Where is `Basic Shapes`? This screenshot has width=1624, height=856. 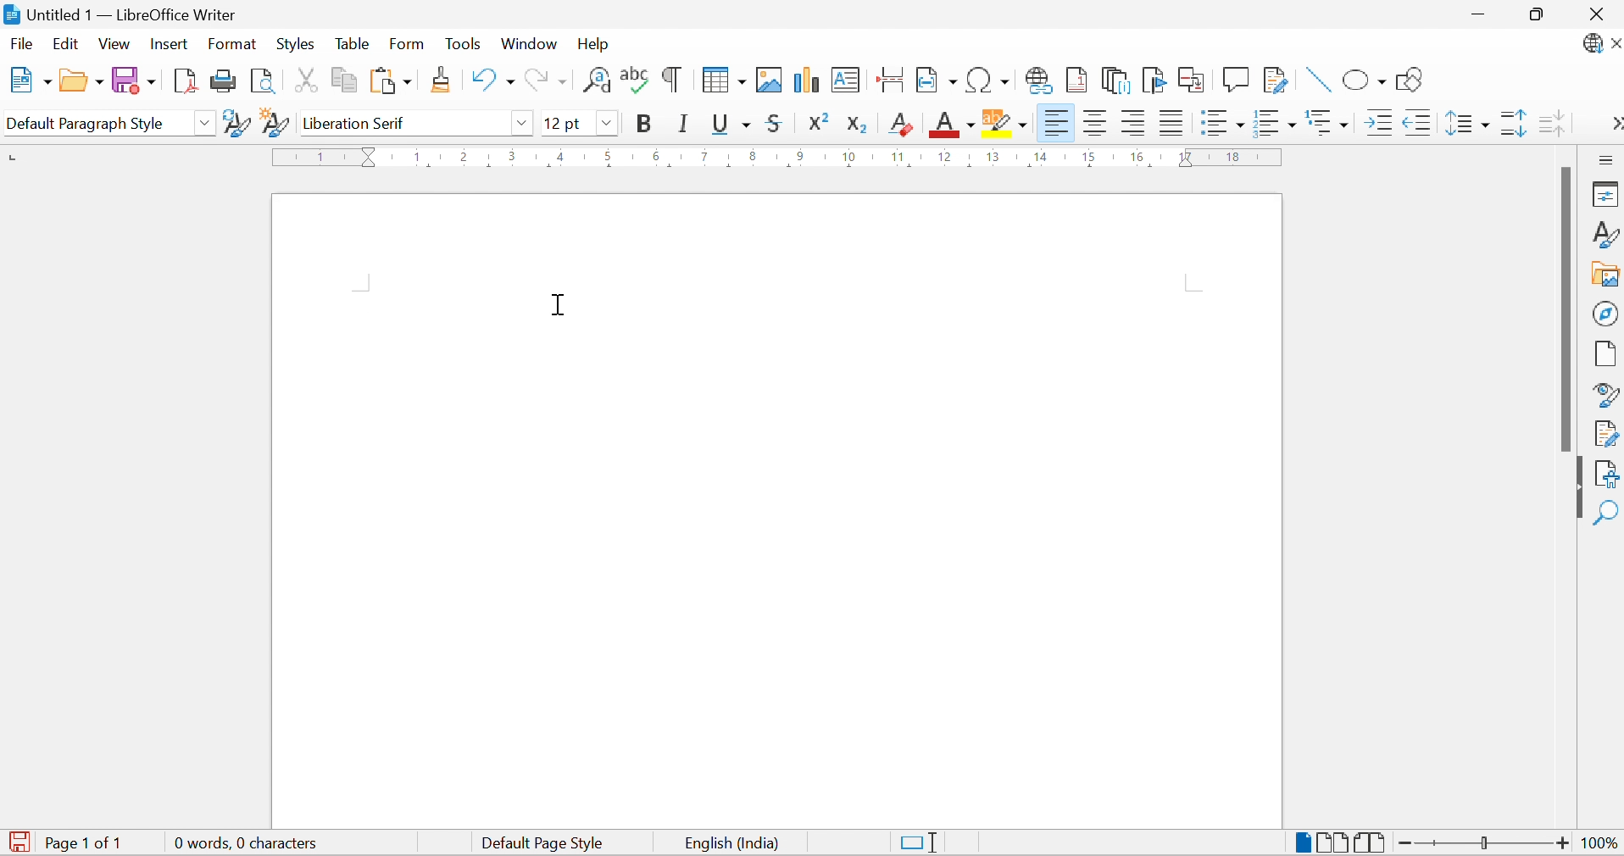 Basic Shapes is located at coordinates (1365, 81).